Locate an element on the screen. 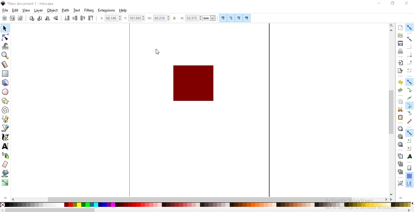  file is located at coordinates (5, 11).